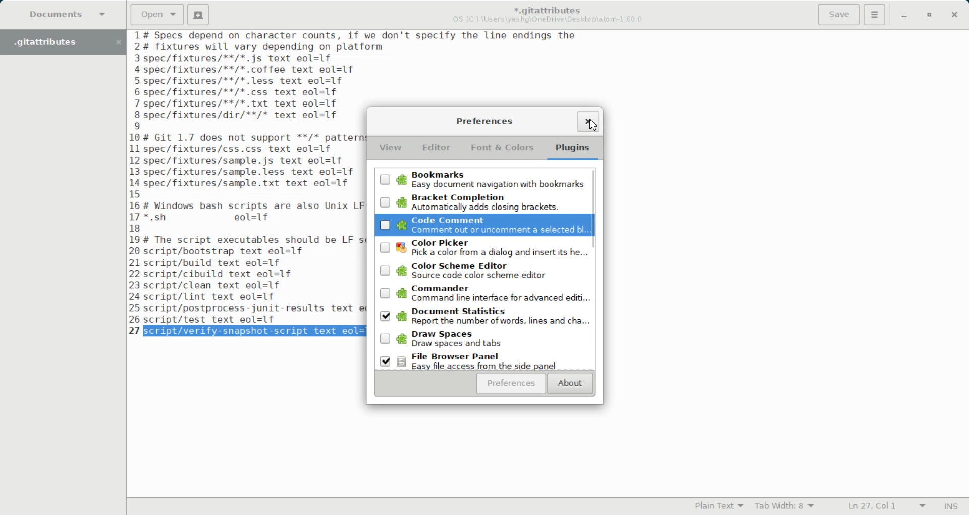 This screenshot has height=515, width=969. Describe the element at coordinates (52, 42) in the screenshot. I see `Folder` at that location.